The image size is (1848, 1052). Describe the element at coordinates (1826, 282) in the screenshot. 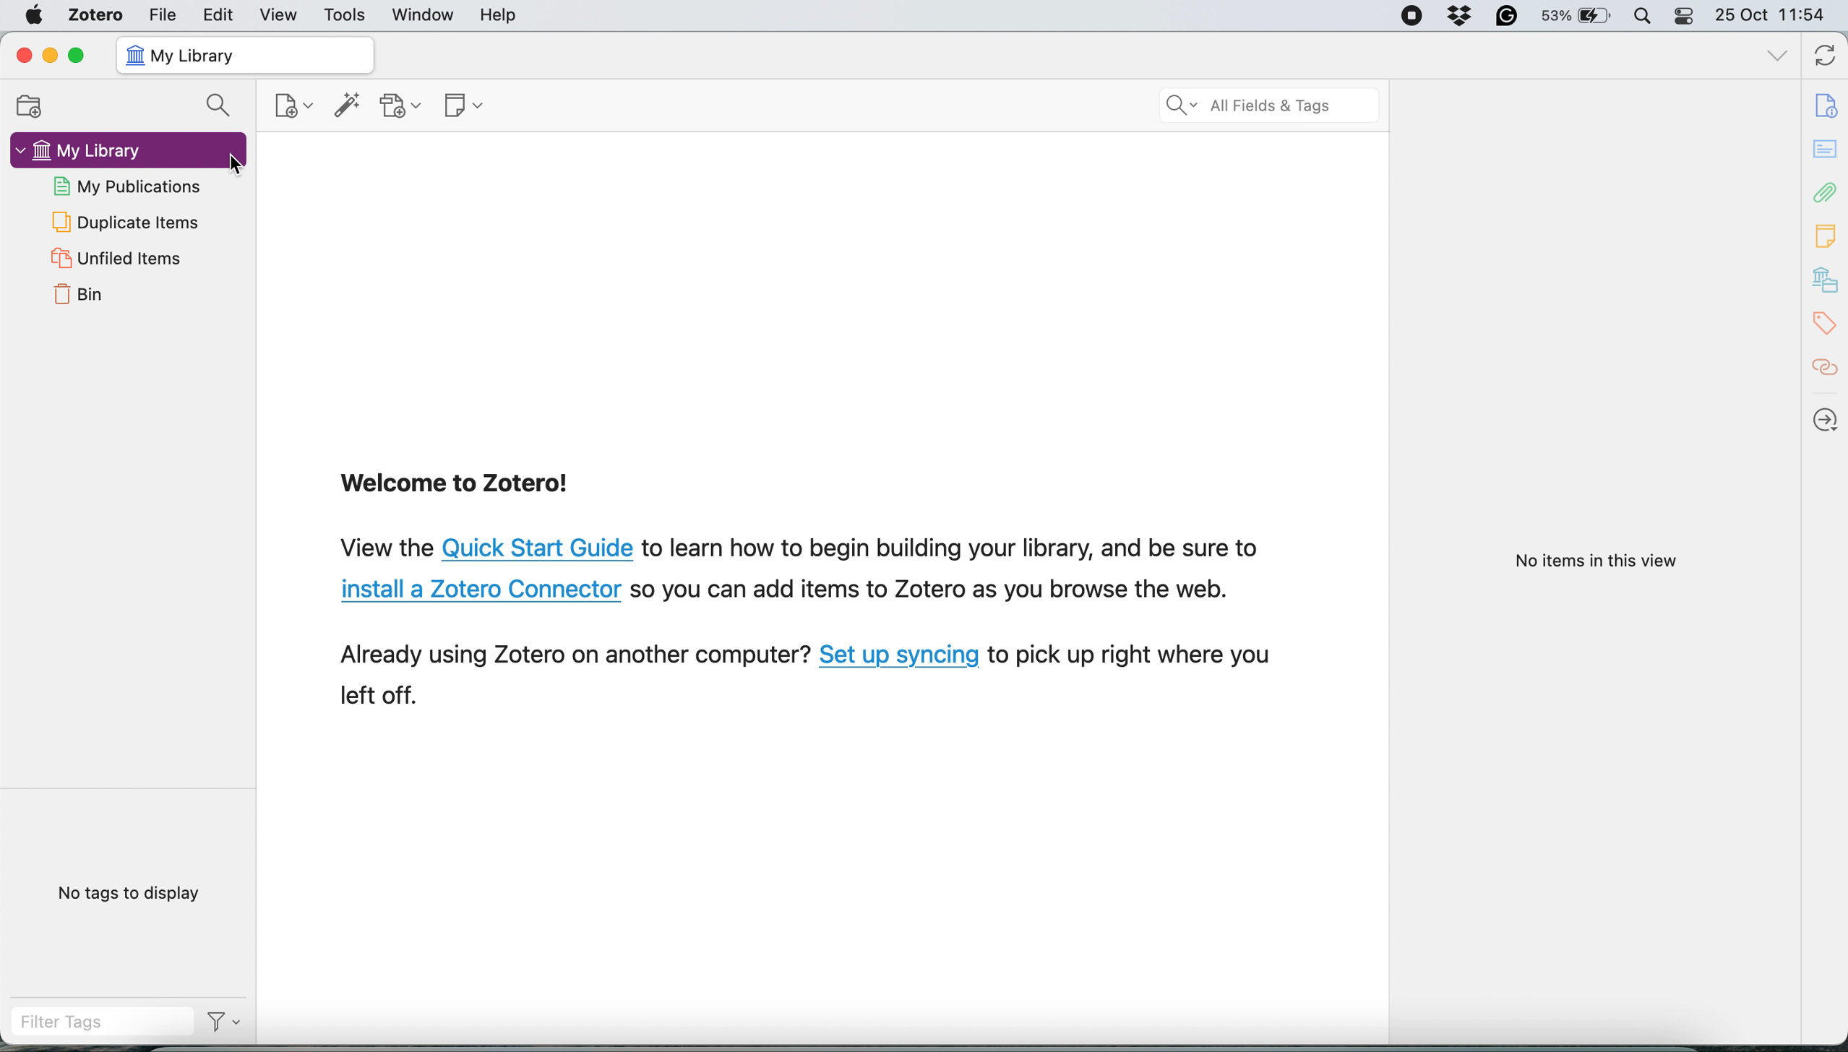

I see `library` at that location.